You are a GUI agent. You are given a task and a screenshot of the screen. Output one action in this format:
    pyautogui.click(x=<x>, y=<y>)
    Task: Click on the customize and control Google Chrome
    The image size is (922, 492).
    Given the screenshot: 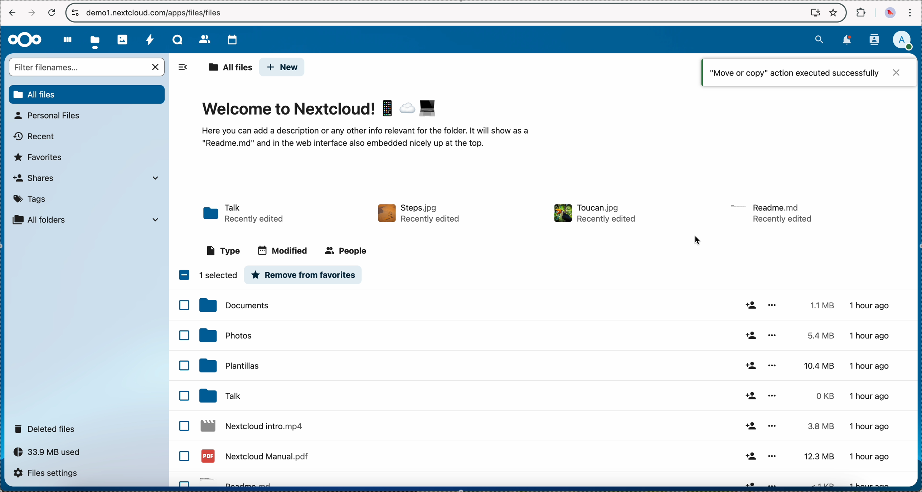 What is the action you would take?
    pyautogui.click(x=911, y=13)
    